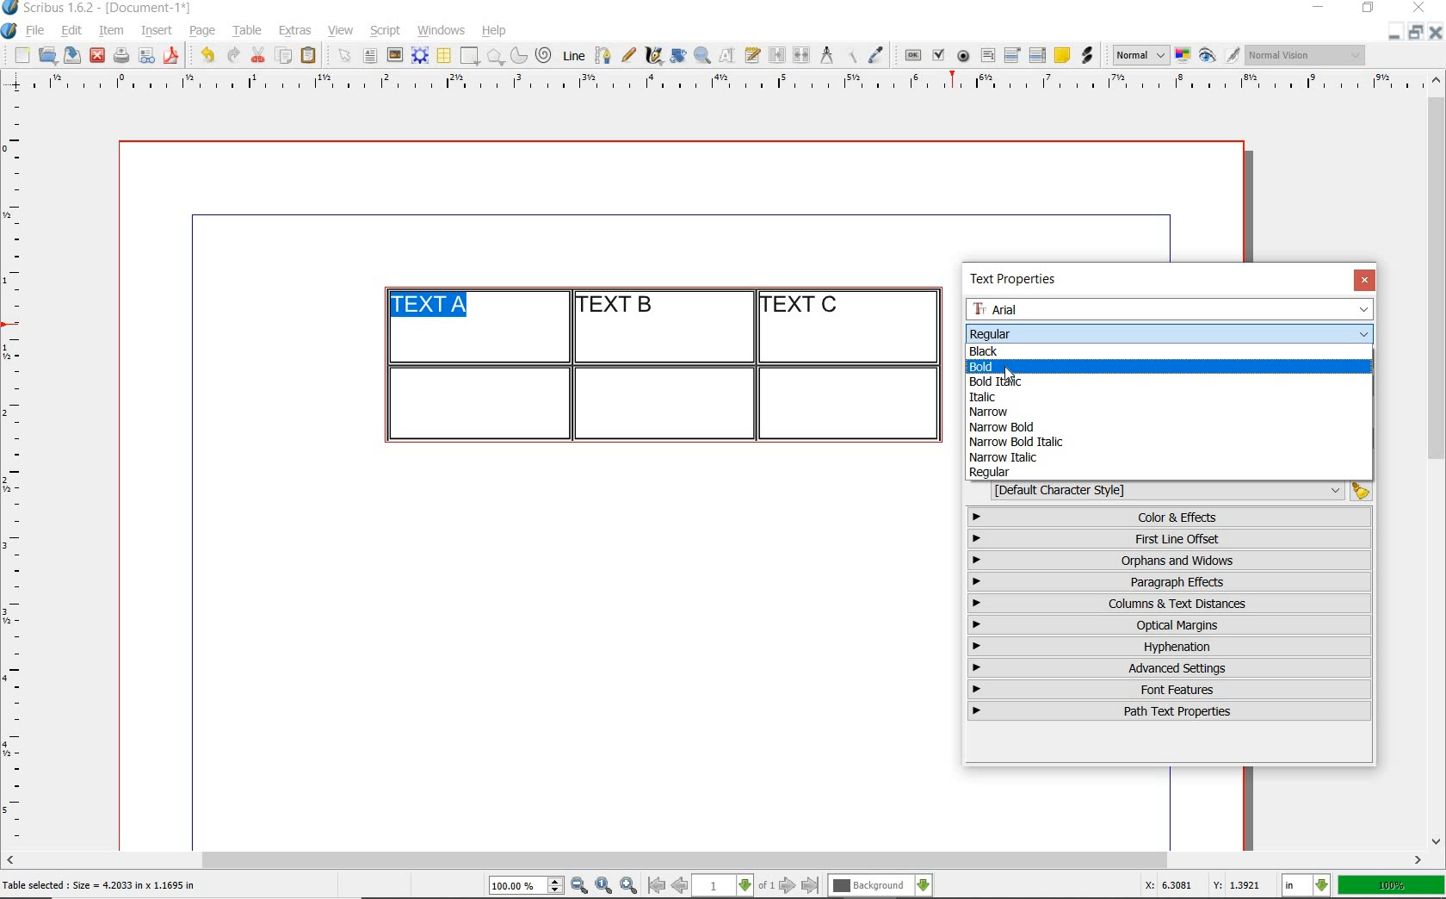 The width and height of the screenshot is (1446, 899). Describe the element at coordinates (174, 55) in the screenshot. I see `save as pdf` at that location.